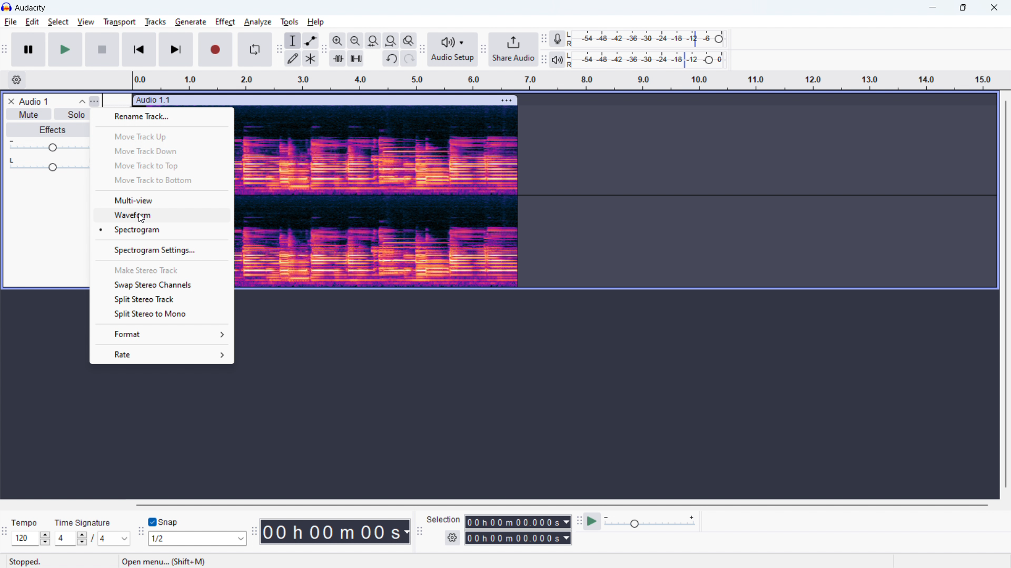 The width and height of the screenshot is (1011, 568). Describe the element at coordinates (324, 49) in the screenshot. I see `edit toolbar` at that location.